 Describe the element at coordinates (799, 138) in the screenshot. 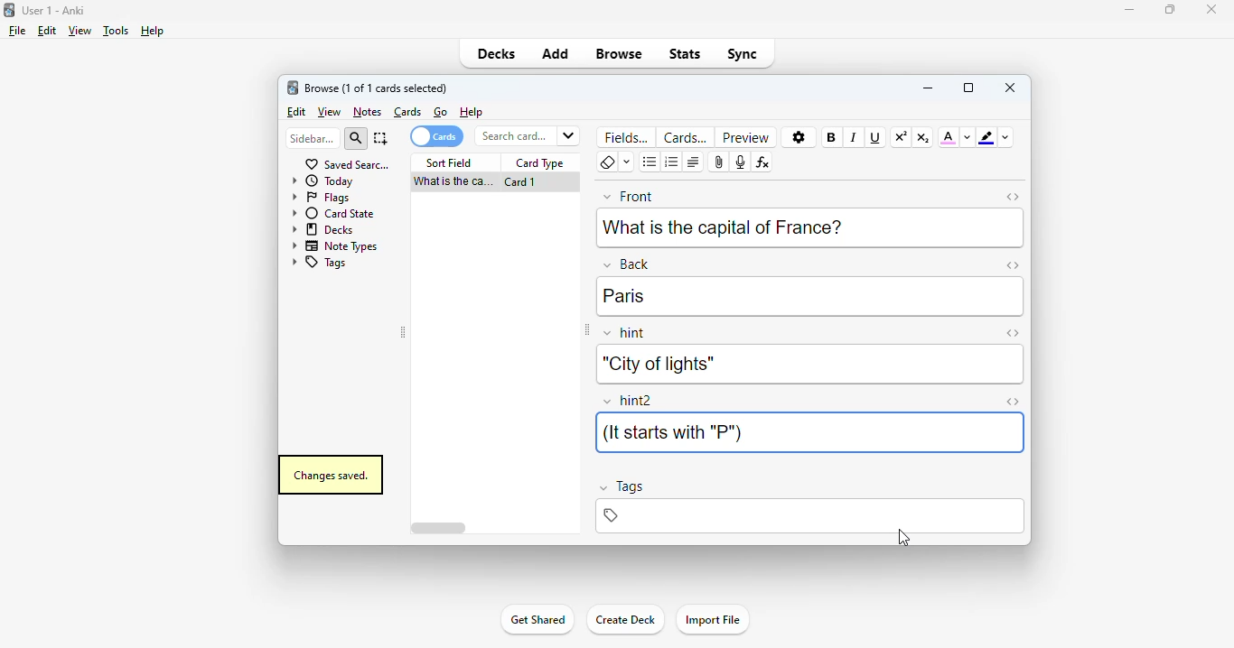

I see `options` at that location.